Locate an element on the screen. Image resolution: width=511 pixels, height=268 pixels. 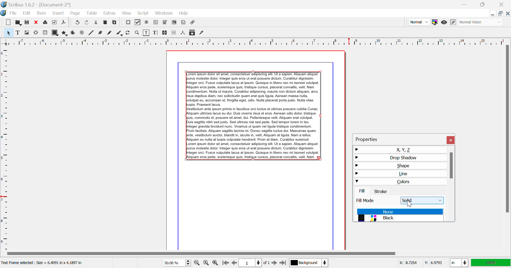
View is located at coordinates (126, 13).